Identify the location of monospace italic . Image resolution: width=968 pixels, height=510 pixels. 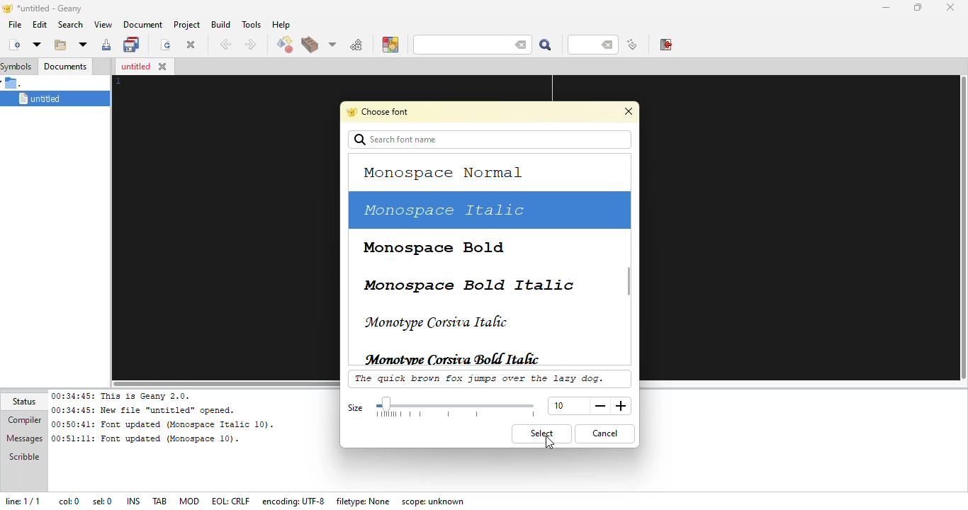
(444, 211).